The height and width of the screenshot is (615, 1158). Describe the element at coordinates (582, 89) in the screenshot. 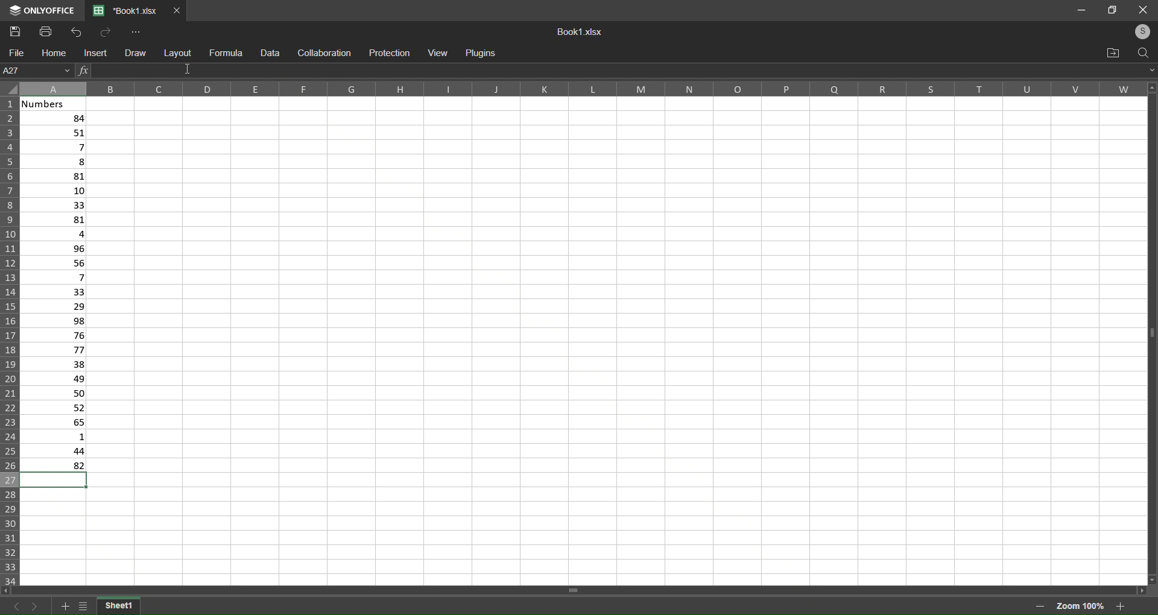

I see `Column label` at that location.